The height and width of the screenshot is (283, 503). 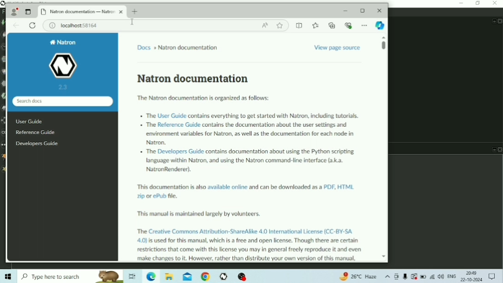 I want to click on Float Pane, so click(x=492, y=149).